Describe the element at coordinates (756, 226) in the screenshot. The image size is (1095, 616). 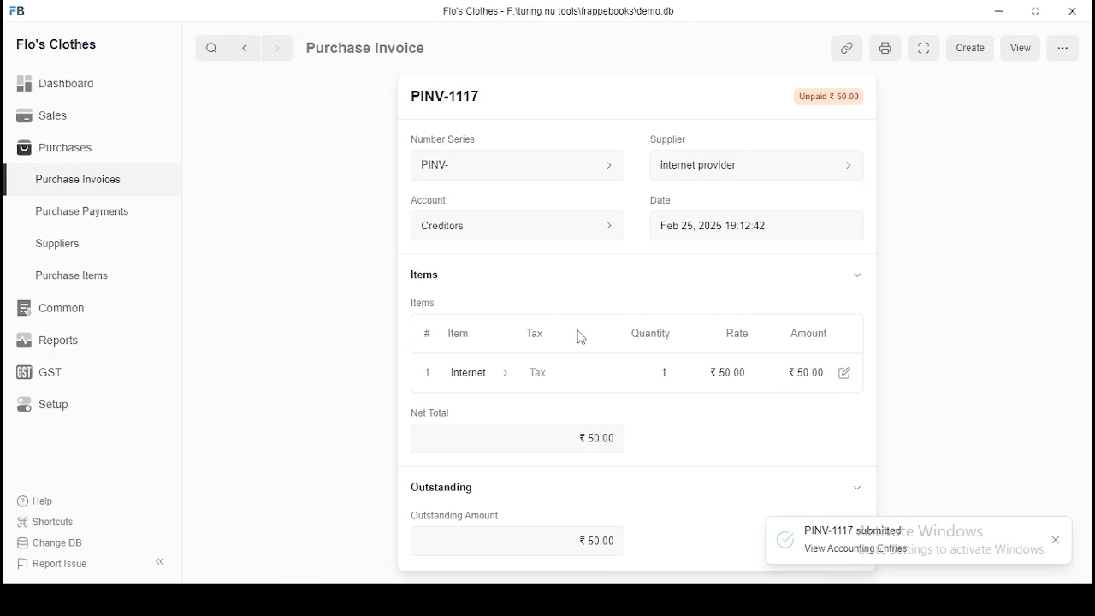
I see `feb 25, 2025 19:12:42` at that location.